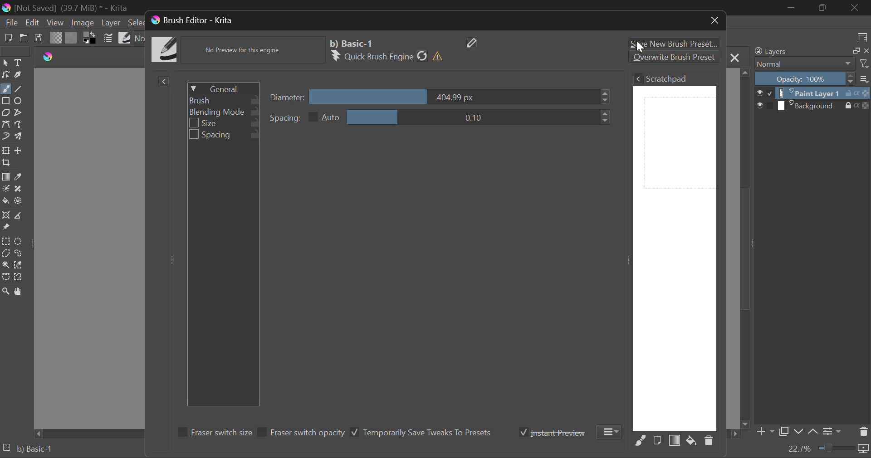 This screenshot has height=458, width=871. Describe the element at coordinates (223, 100) in the screenshot. I see `Brush` at that location.